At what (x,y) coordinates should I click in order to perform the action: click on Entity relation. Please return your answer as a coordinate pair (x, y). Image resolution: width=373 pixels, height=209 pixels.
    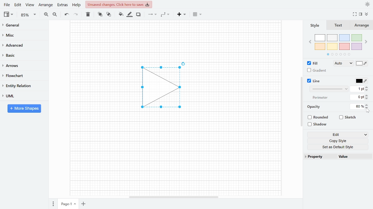
    Looking at the image, I should click on (22, 86).